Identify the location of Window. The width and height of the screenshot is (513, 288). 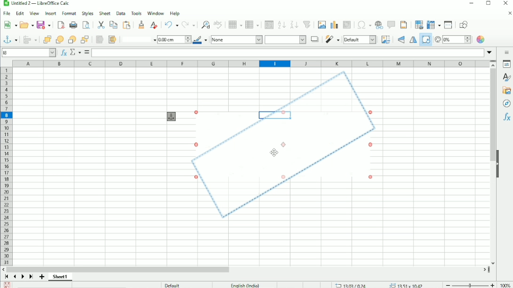
(155, 12).